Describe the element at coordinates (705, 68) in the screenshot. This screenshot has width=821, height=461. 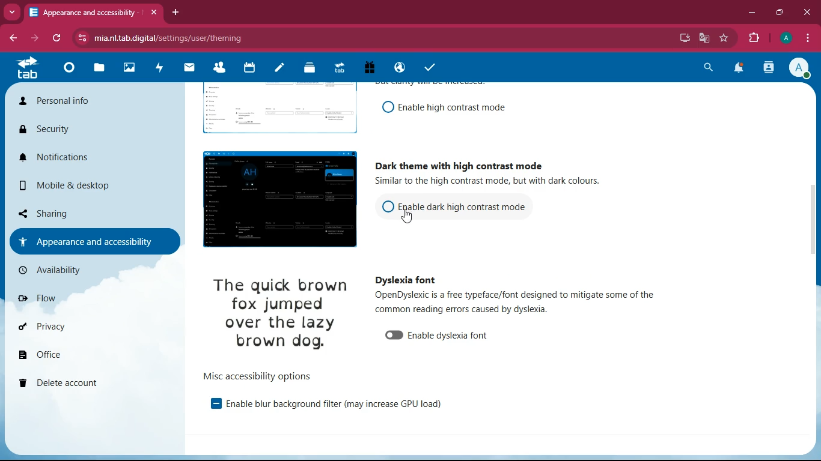
I see `search` at that location.